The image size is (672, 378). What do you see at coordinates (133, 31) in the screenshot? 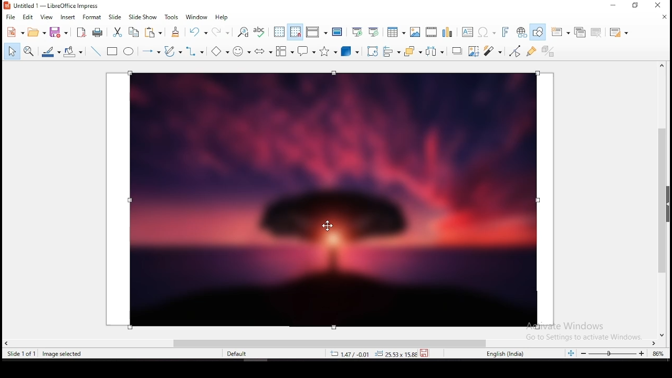
I see `copy` at bounding box center [133, 31].